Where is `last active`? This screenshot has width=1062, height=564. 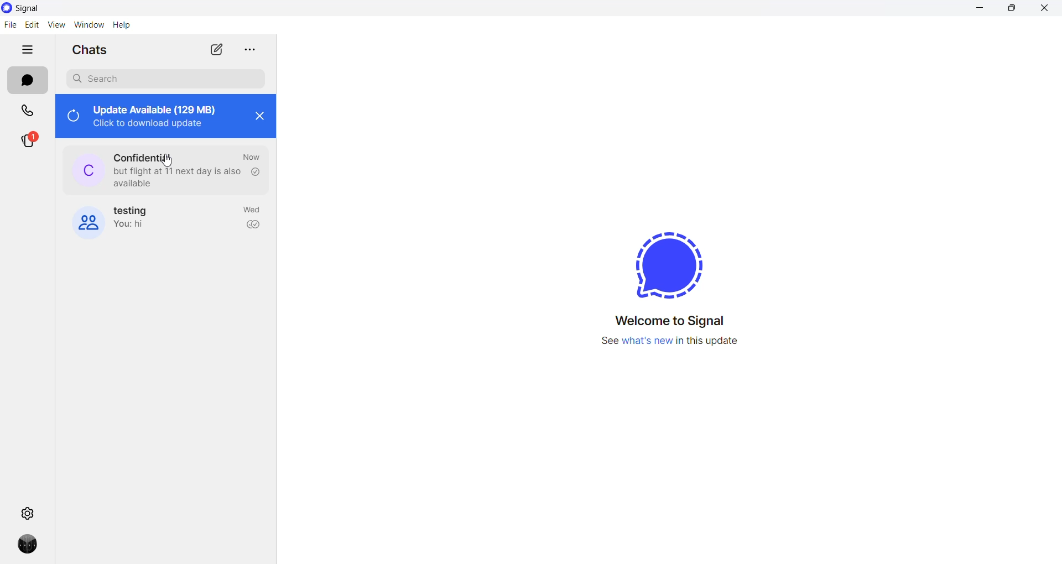 last active is located at coordinates (251, 157).